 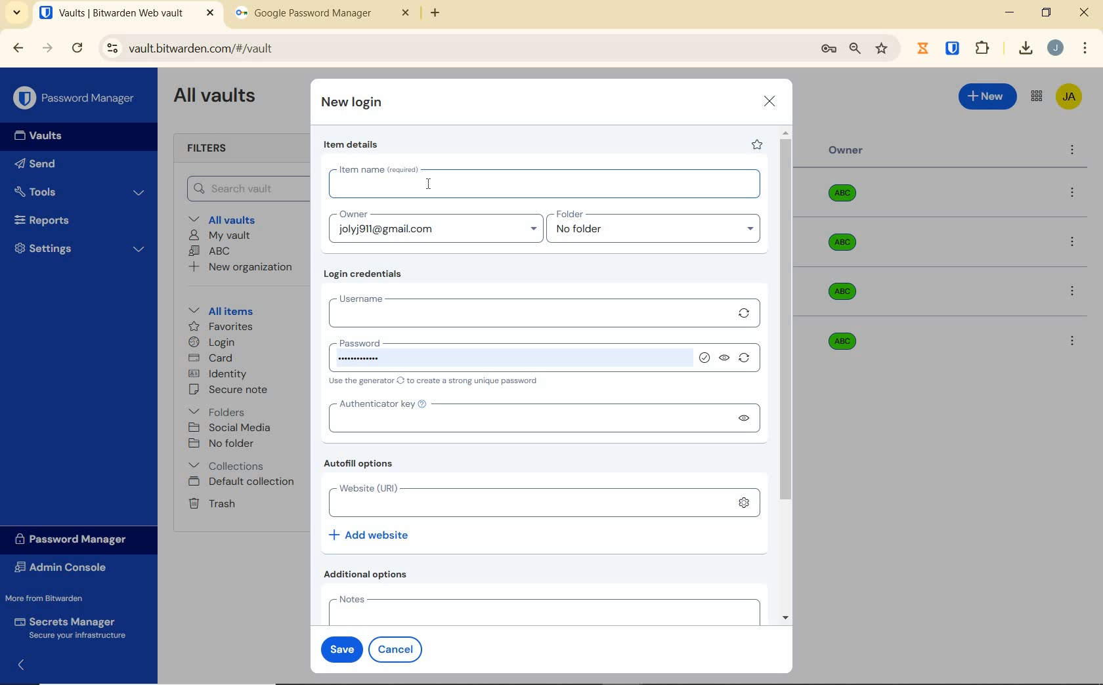 I want to click on Filters, so click(x=211, y=149).